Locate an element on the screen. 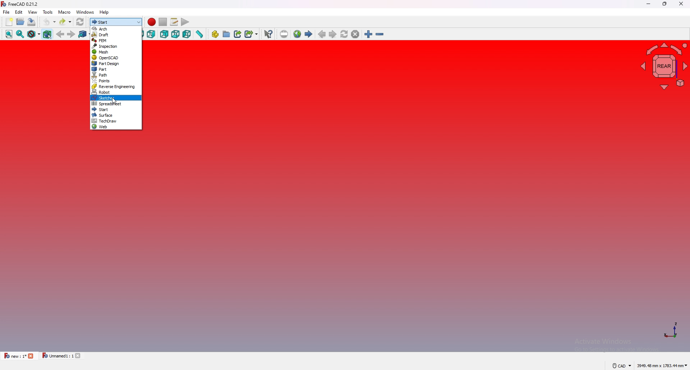  back is located at coordinates (61, 34).